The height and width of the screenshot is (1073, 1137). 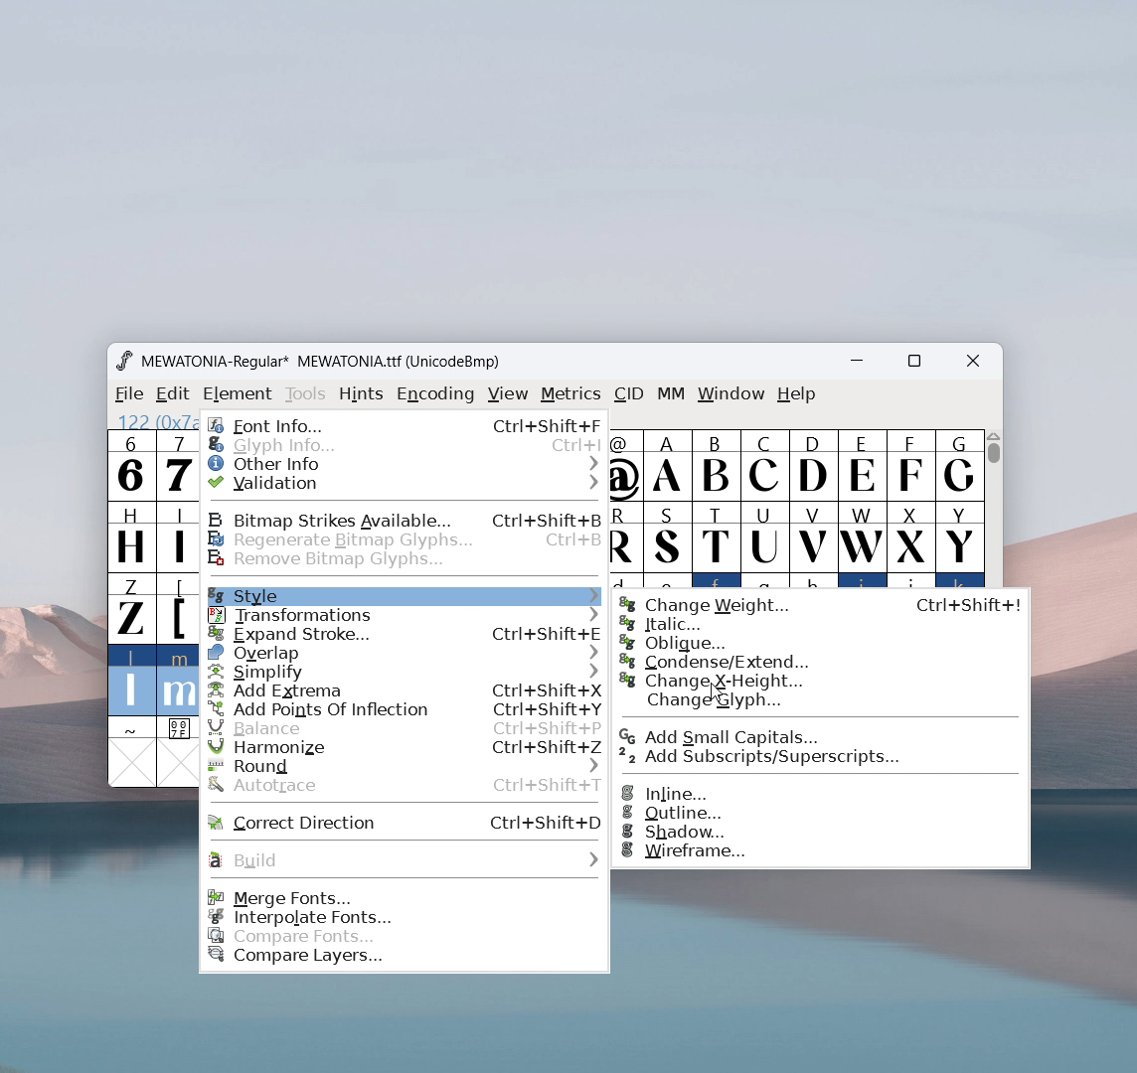 What do you see at coordinates (406, 635) in the screenshot?
I see `expand stroke` at bounding box center [406, 635].